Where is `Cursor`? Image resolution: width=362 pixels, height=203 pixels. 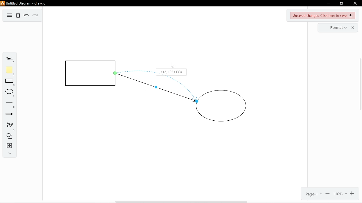 Cursor is located at coordinates (173, 65).